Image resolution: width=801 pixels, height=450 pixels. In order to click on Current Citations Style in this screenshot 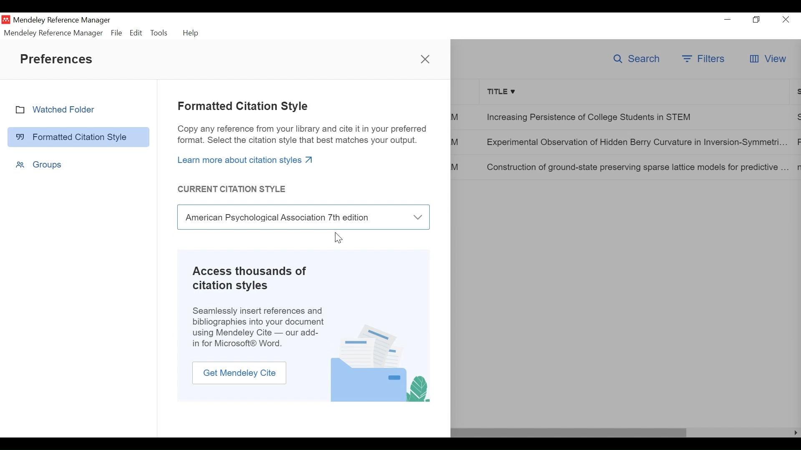, I will do `click(234, 189)`.